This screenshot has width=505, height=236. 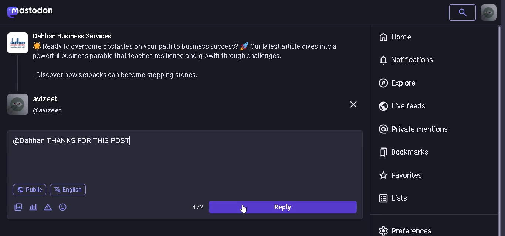 What do you see at coordinates (394, 199) in the screenshot?
I see `lists` at bounding box center [394, 199].